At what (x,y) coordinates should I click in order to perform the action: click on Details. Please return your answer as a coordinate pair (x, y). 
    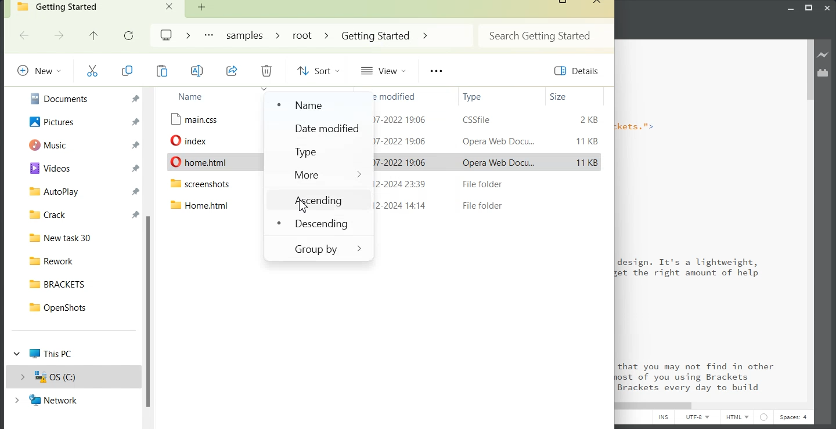
    Looking at the image, I should click on (576, 71).